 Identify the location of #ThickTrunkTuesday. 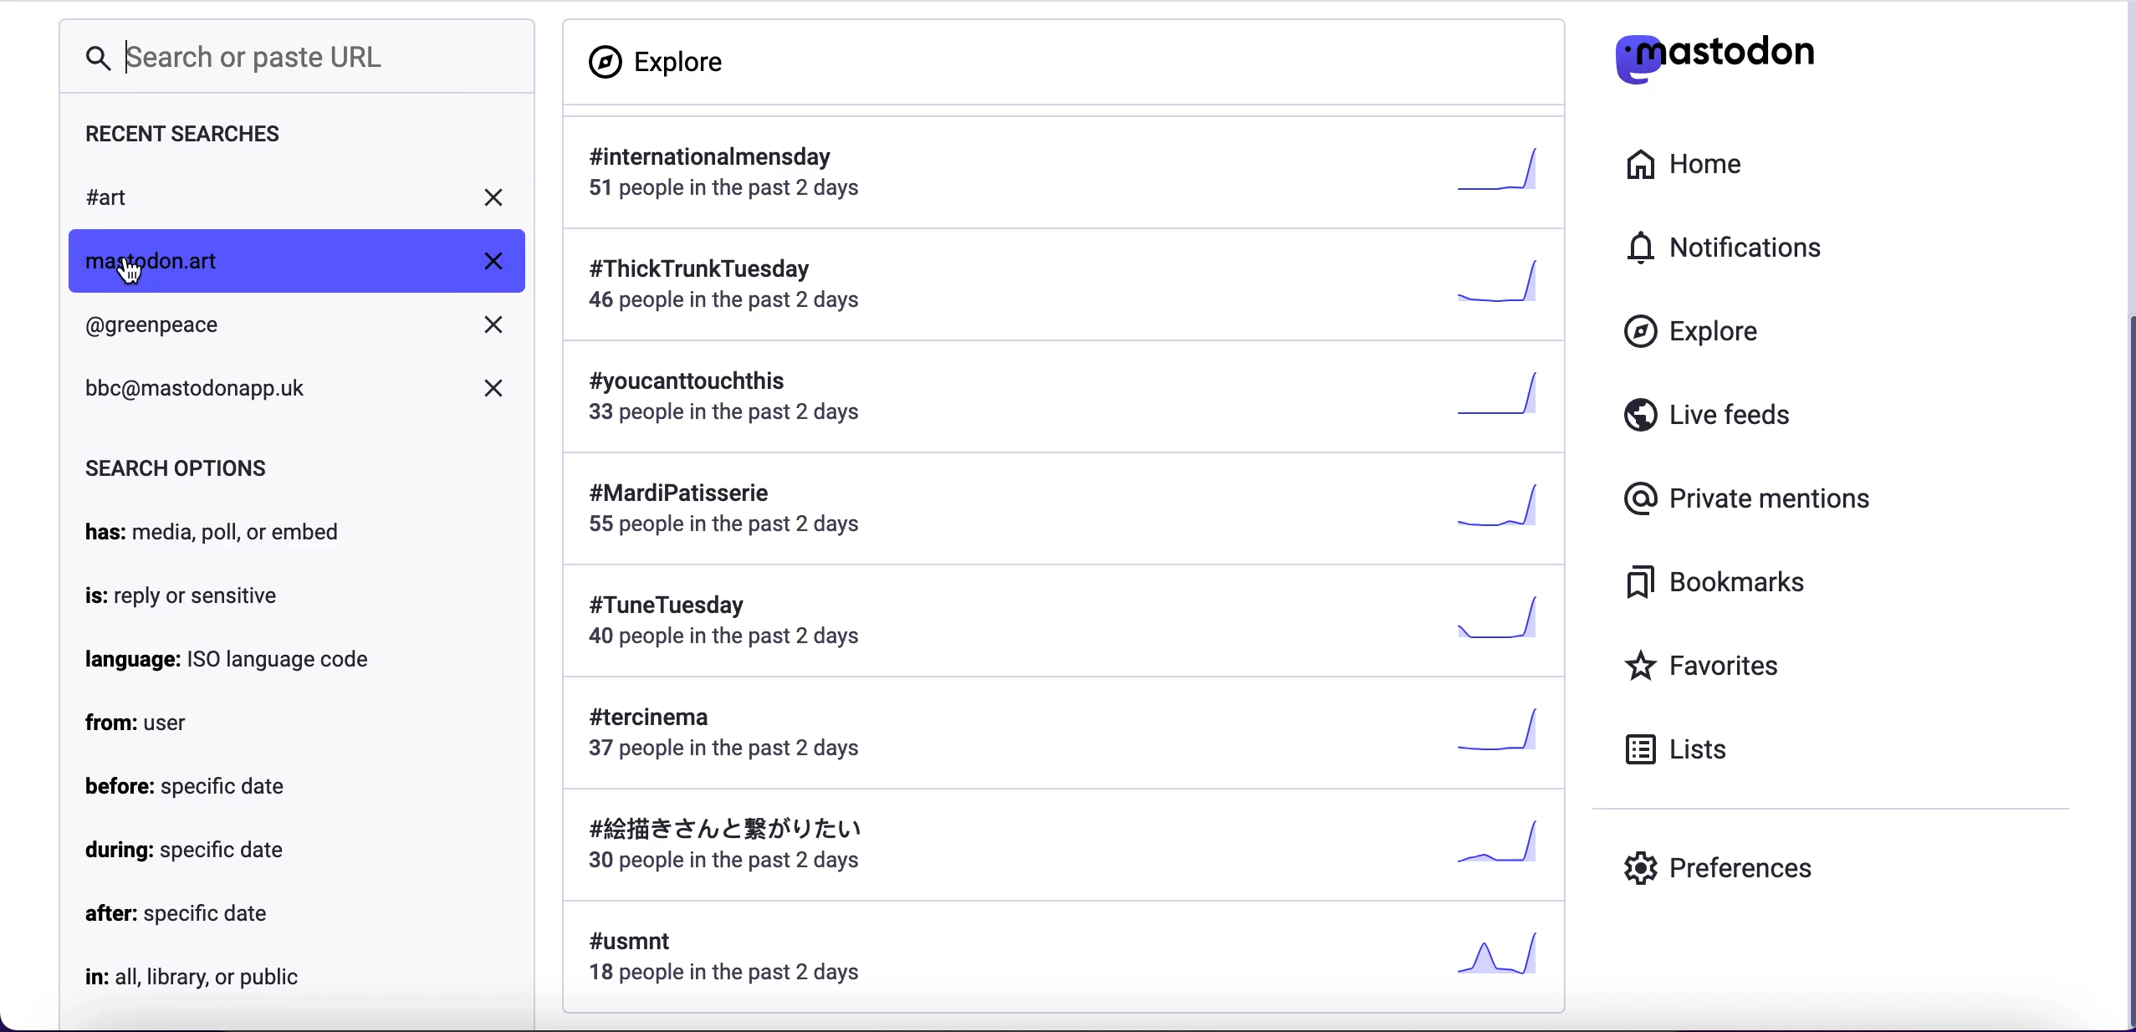
(1070, 290).